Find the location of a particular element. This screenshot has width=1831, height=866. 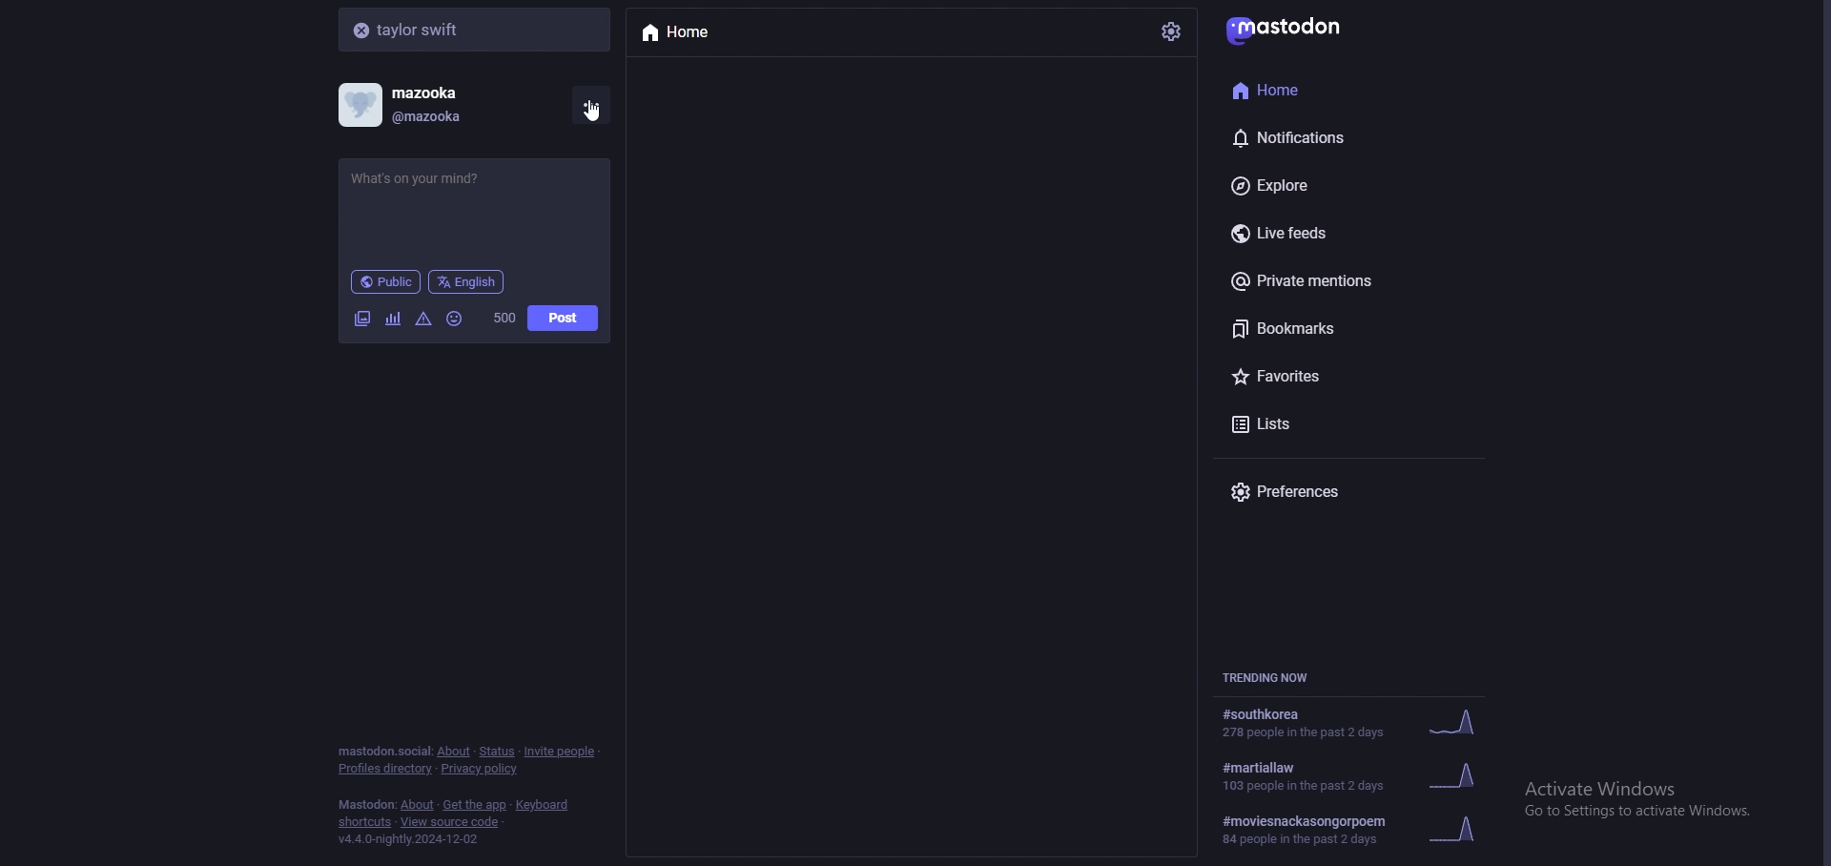

home is located at coordinates (685, 31).